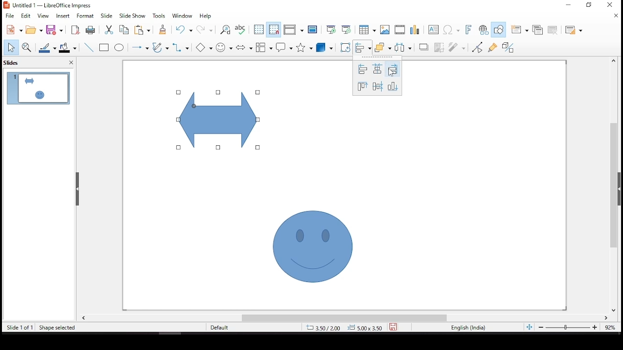 This screenshot has width=623, height=350. I want to click on open, so click(35, 30).